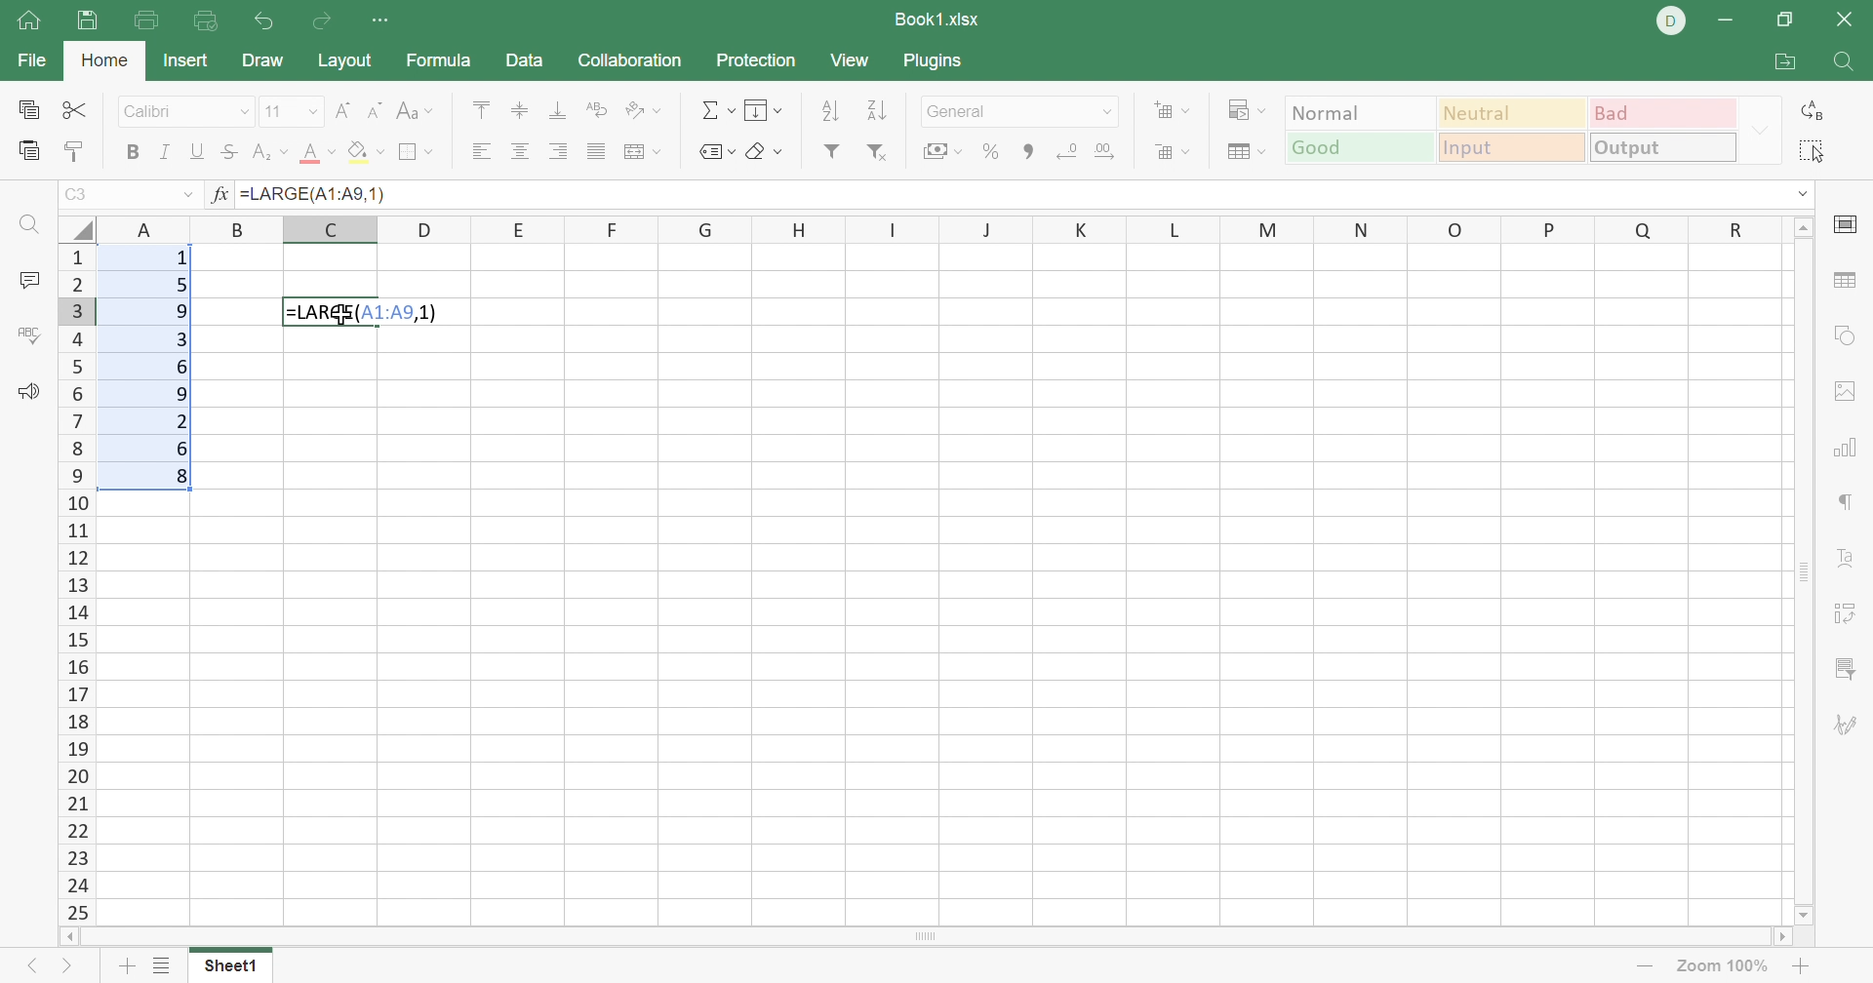 This screenshot has height=983, width=1873. Describe the element at coordinates (1359, 147) in the screenshot. I see `Good` at that location.